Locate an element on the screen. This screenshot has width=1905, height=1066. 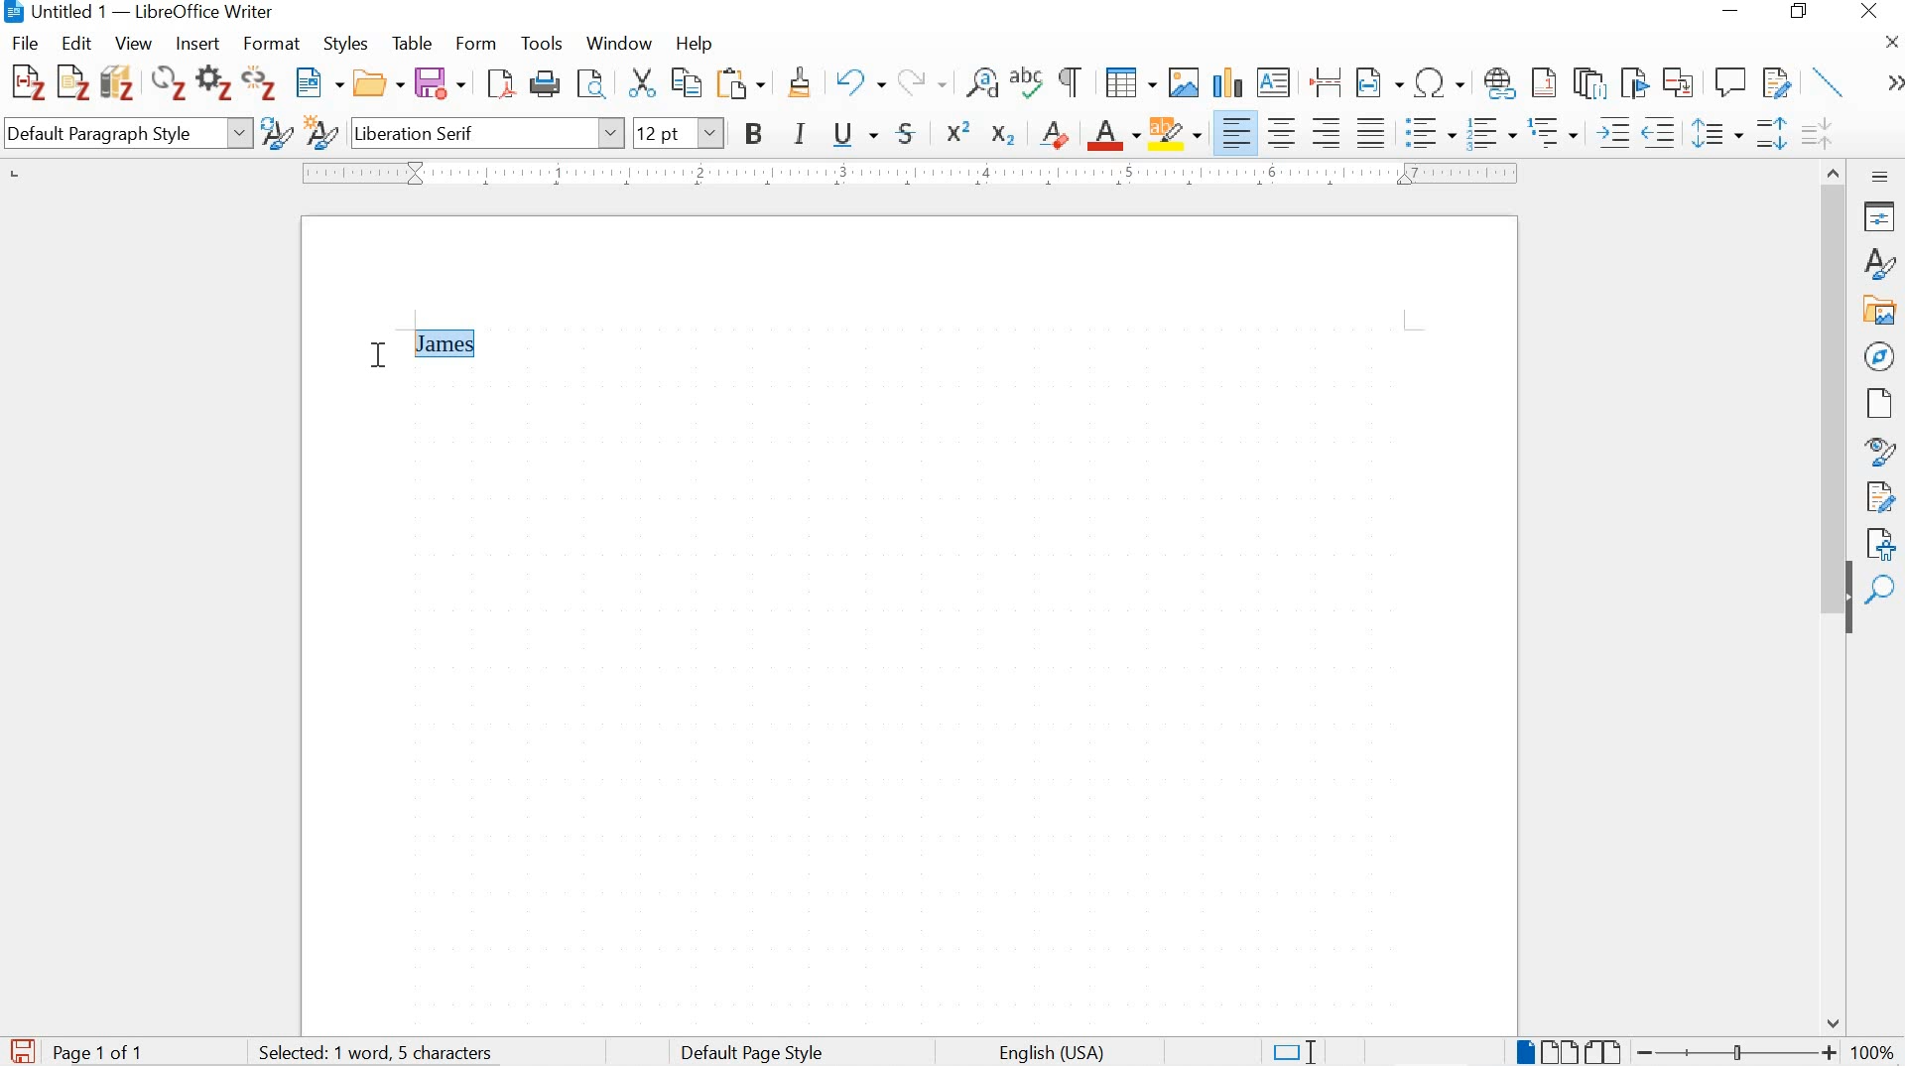
add/edit citation is located at coordinates (28, 83).